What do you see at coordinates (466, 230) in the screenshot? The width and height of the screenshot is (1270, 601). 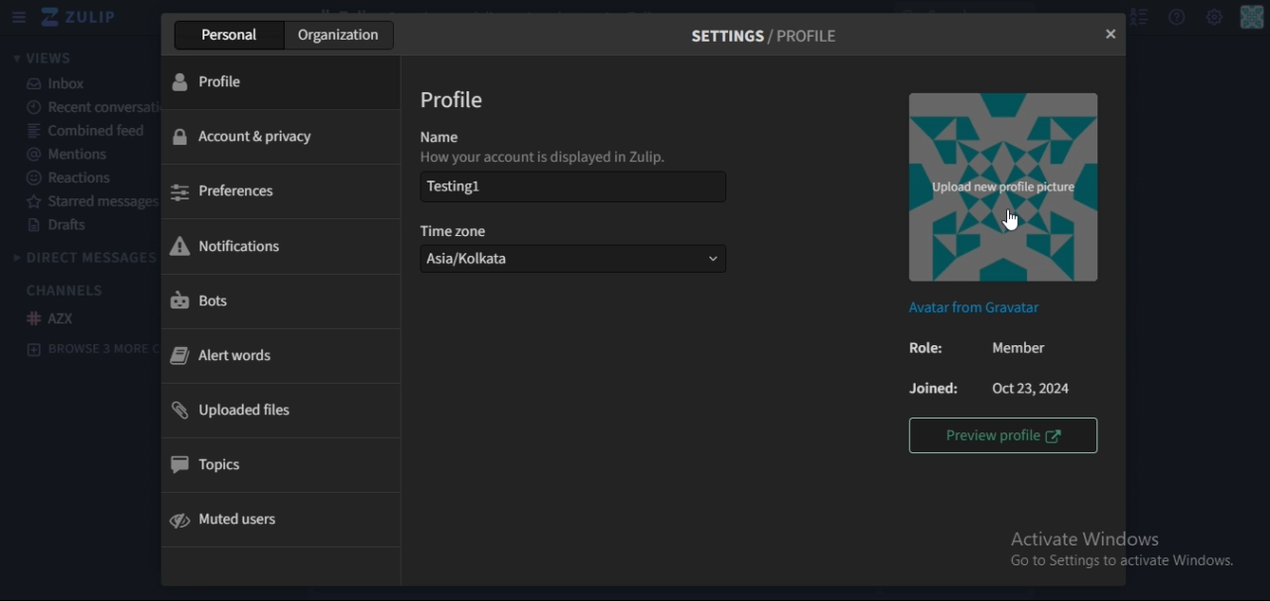 I see `time zone` at bounding box center [466, 230].